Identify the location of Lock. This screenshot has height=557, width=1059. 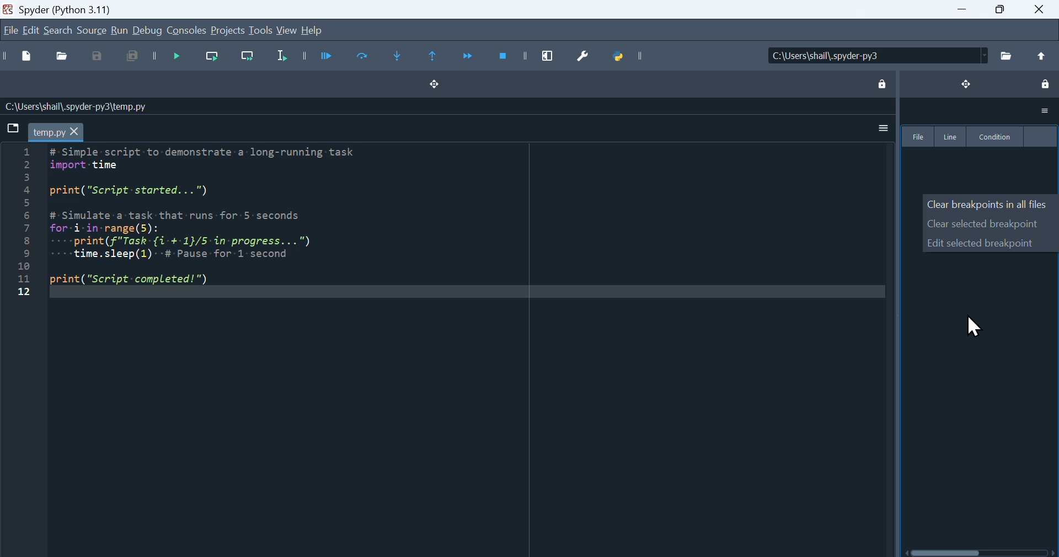
(882, 85).